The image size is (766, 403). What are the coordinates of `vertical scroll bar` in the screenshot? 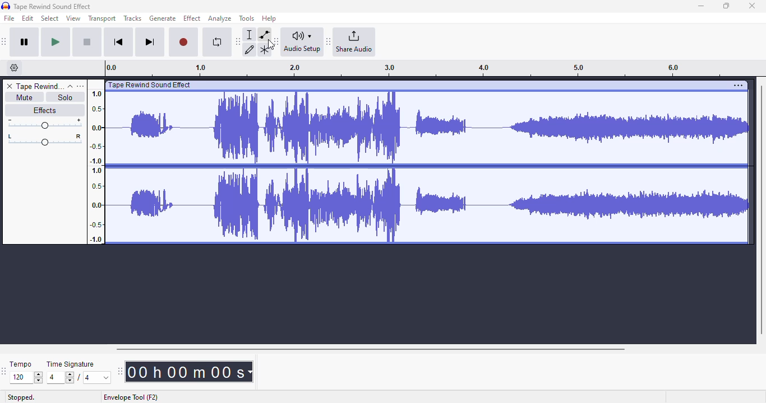 It's located at (761, 208).